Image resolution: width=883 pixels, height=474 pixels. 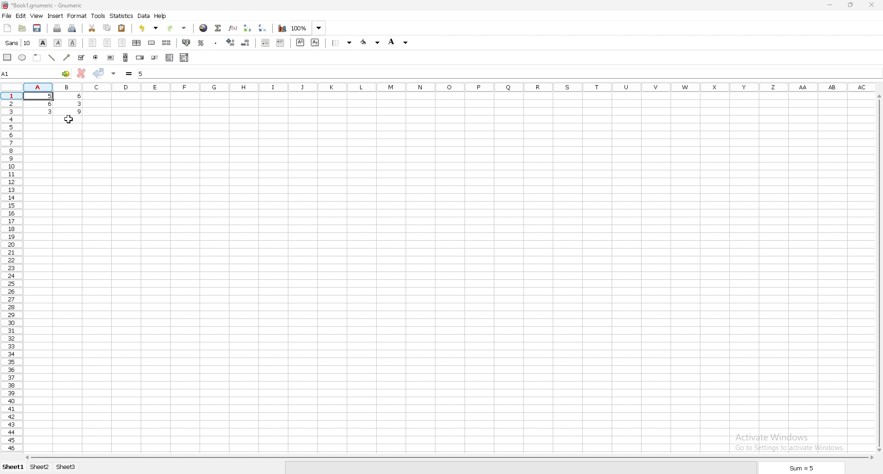 What do you see at coordinates (881, 272) in the screenshot?
I see `scroll bar` at bounding box center [881, 272].